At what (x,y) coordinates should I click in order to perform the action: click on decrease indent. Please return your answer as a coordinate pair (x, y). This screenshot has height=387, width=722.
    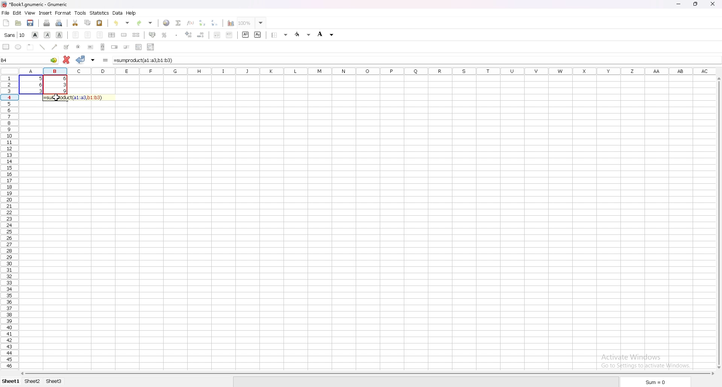
    Looking at the image, I should click on (217, 34).